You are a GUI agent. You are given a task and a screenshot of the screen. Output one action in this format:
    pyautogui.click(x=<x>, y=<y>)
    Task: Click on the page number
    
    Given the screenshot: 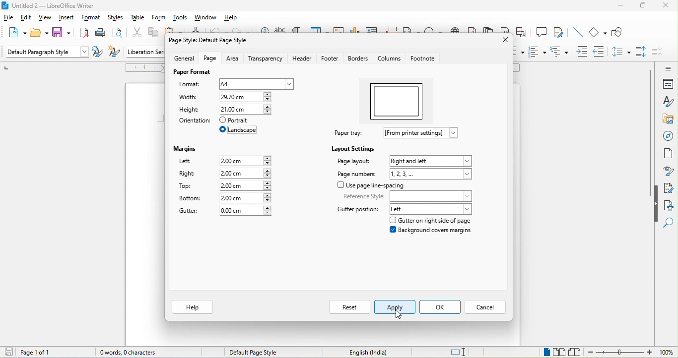 What is the action you would take?
    pyautogui.click(x=357, y=174)
    